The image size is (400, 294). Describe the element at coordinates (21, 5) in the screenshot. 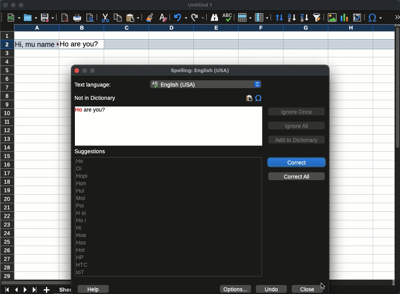

I see `maximize` at that location.